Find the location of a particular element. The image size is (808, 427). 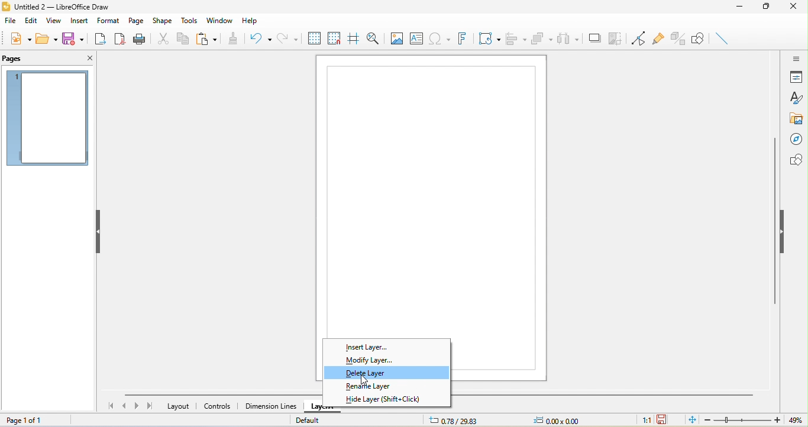

toggle point edit mode is located at coordinates (638, 38).